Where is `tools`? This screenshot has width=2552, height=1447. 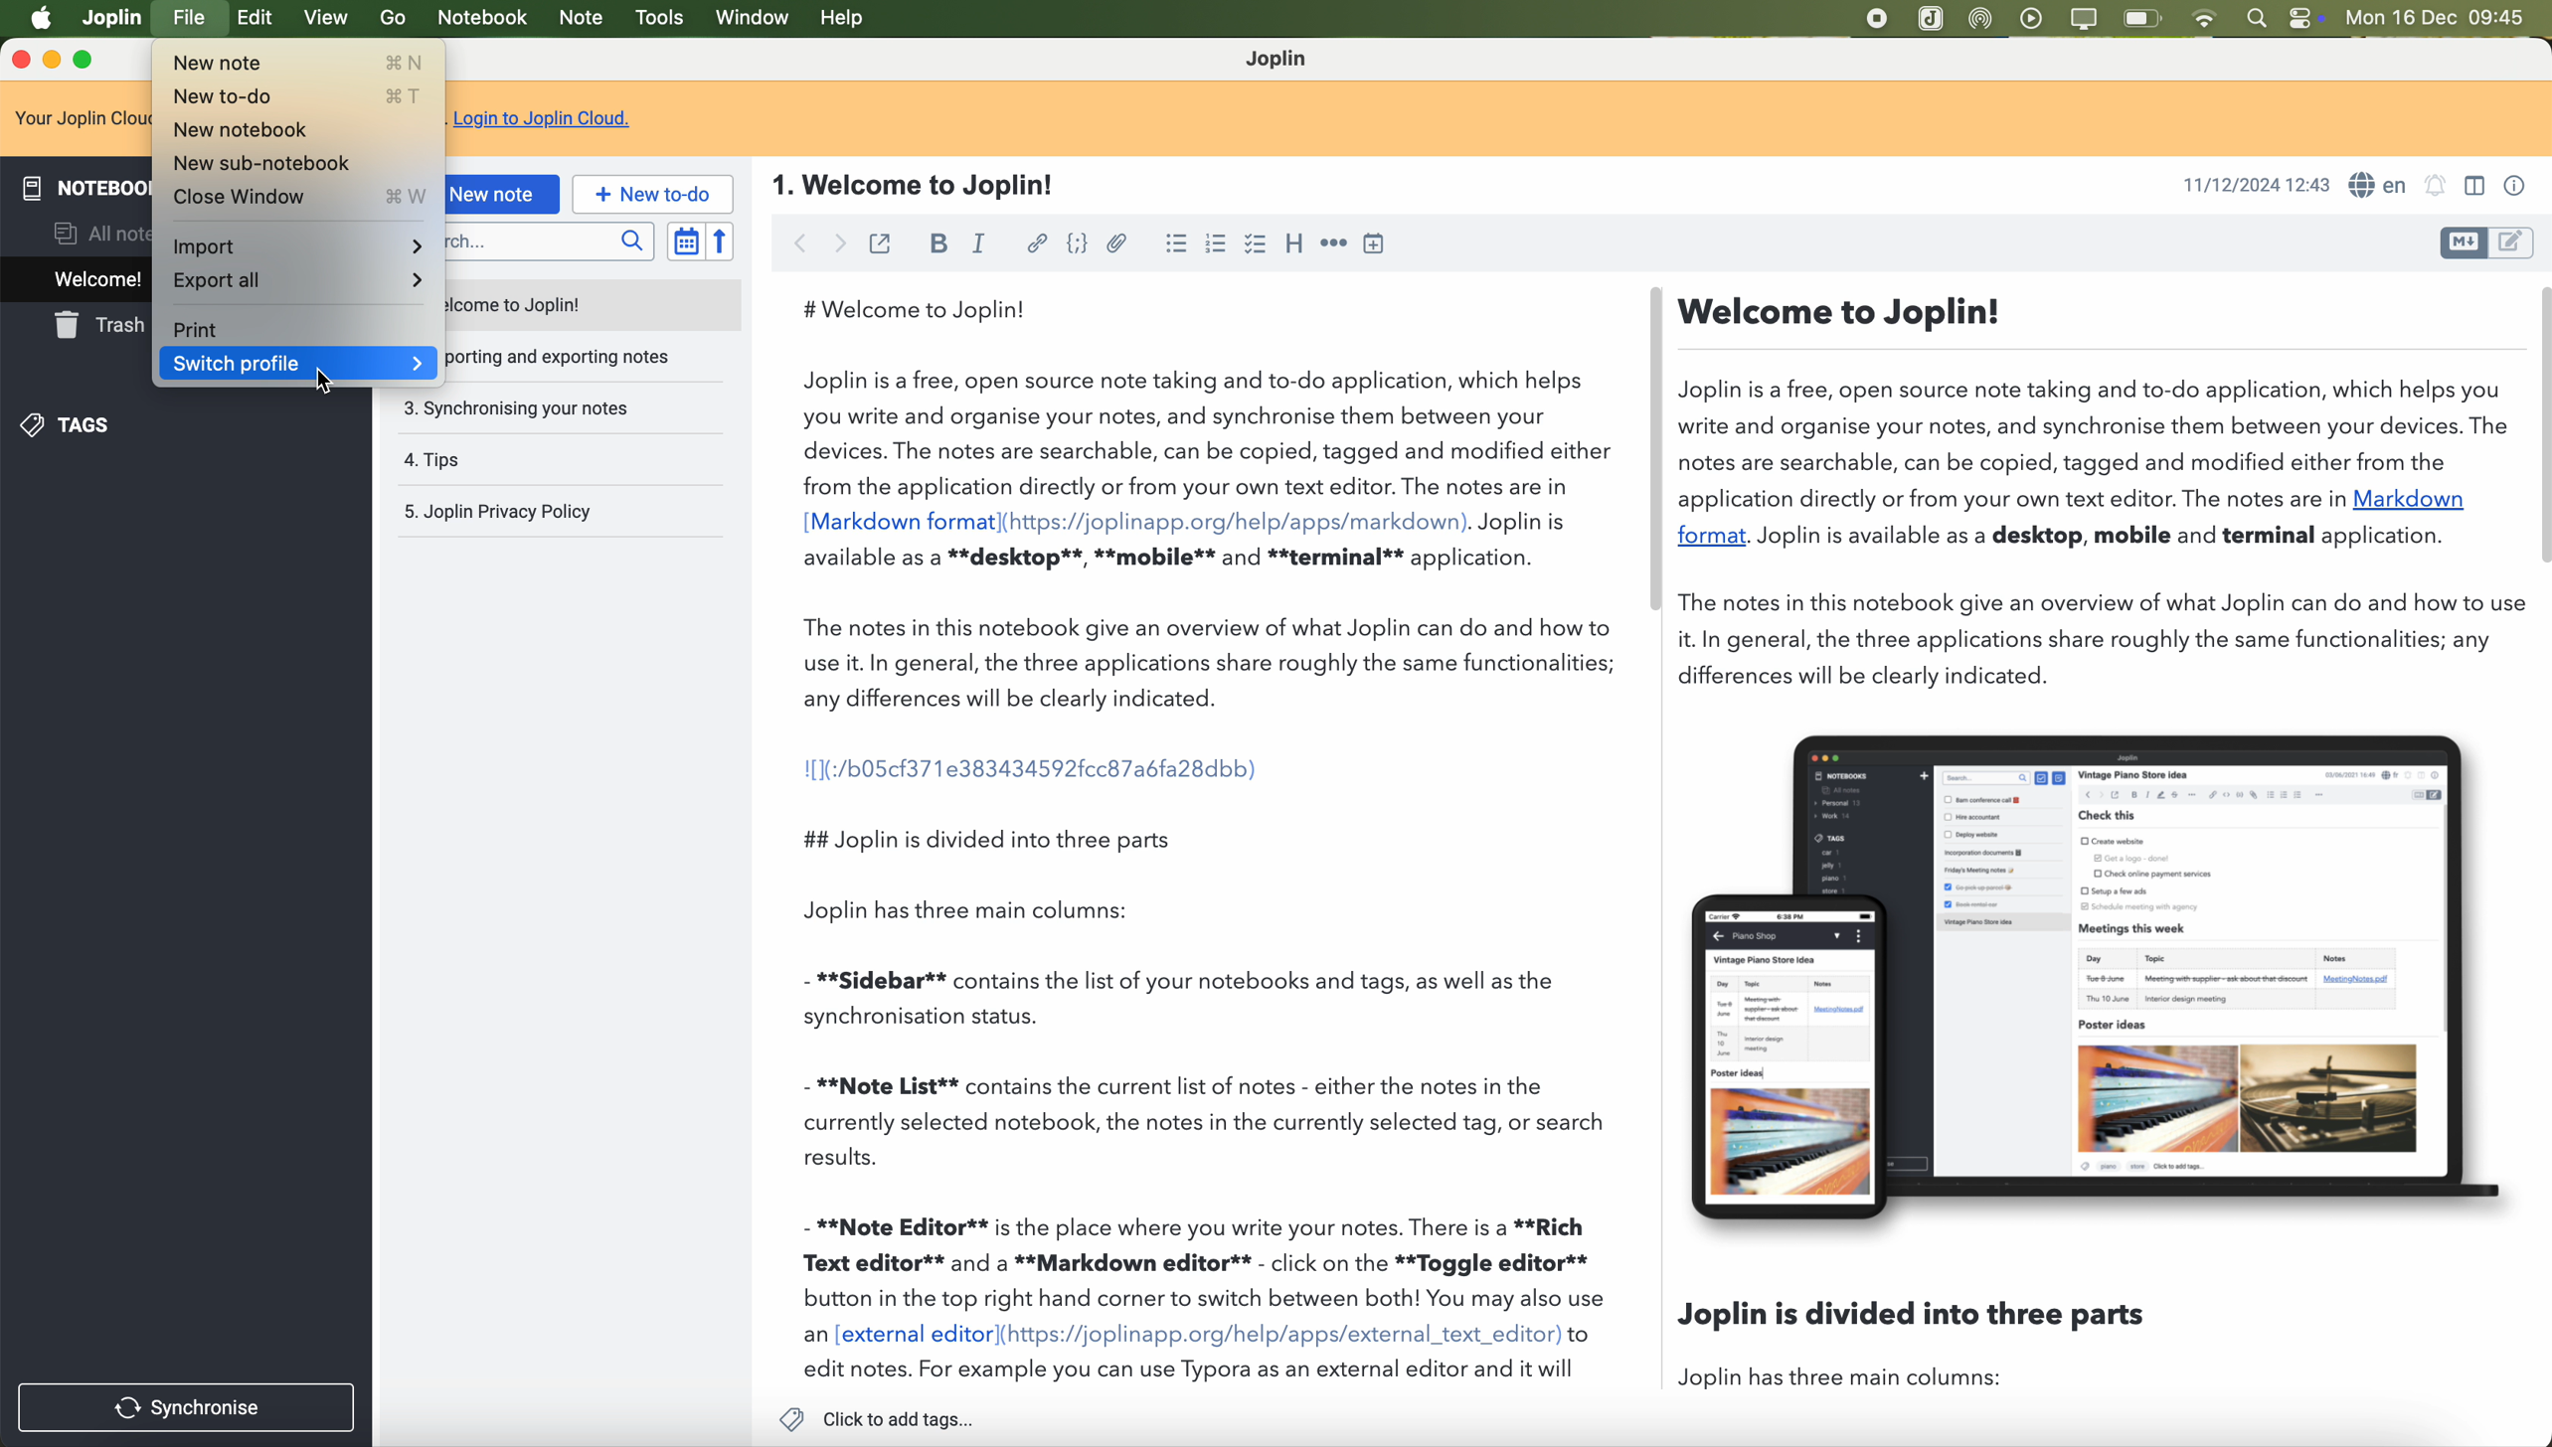 tools is located at coordinates (658, 19).